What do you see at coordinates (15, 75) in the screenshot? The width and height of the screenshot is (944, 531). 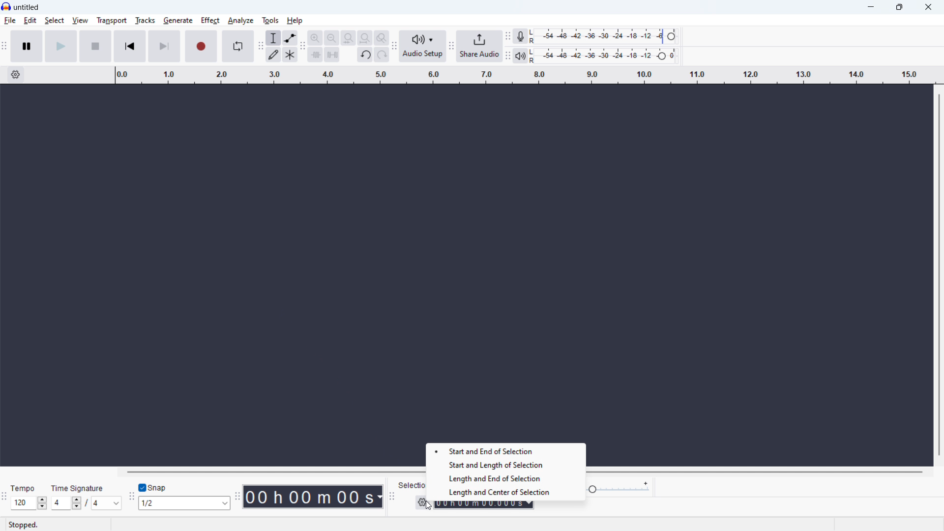 I see `timeline settings` at bounding box center [15, 75].